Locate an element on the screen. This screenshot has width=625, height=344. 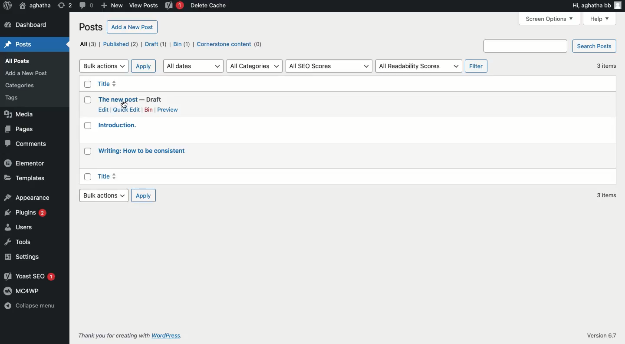
Draft is located at coordinates (155, 44).